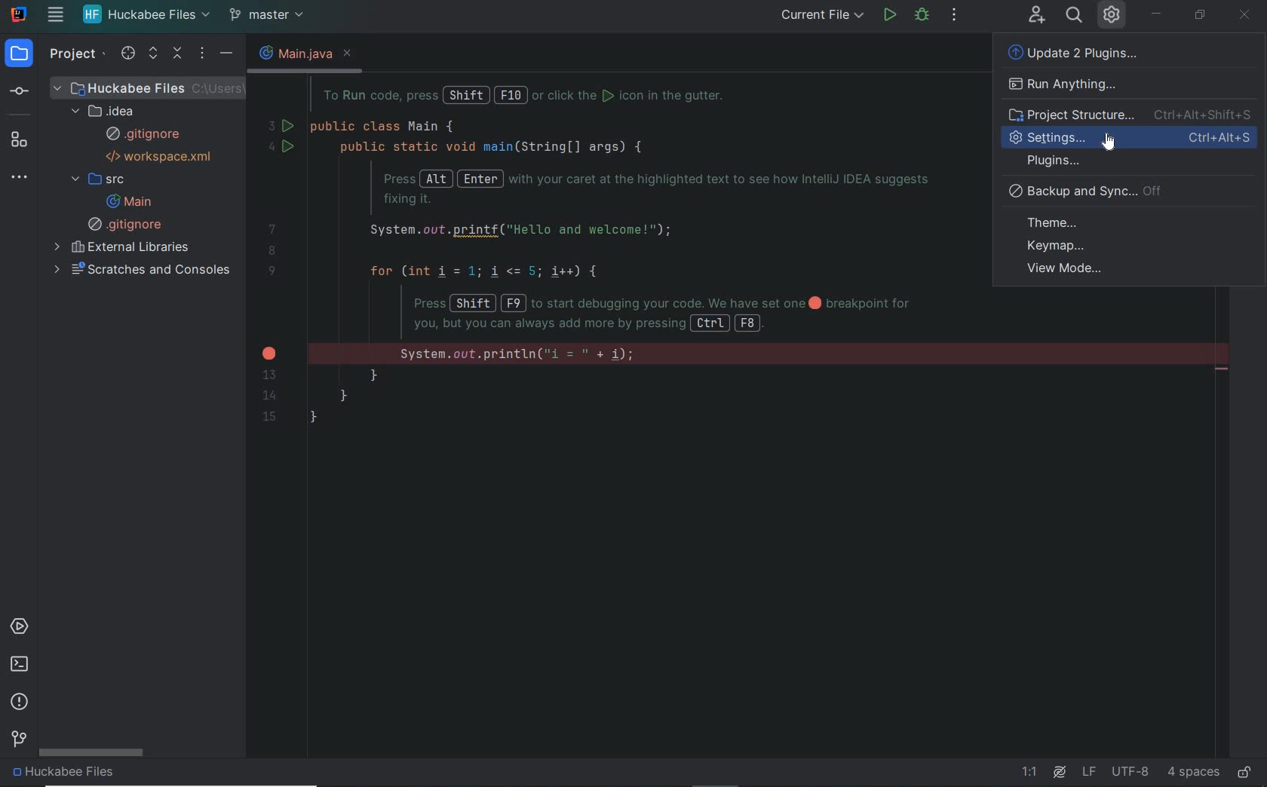 This screenshot has width=1267, height=787. I want to click on problems, so click(20, 702).